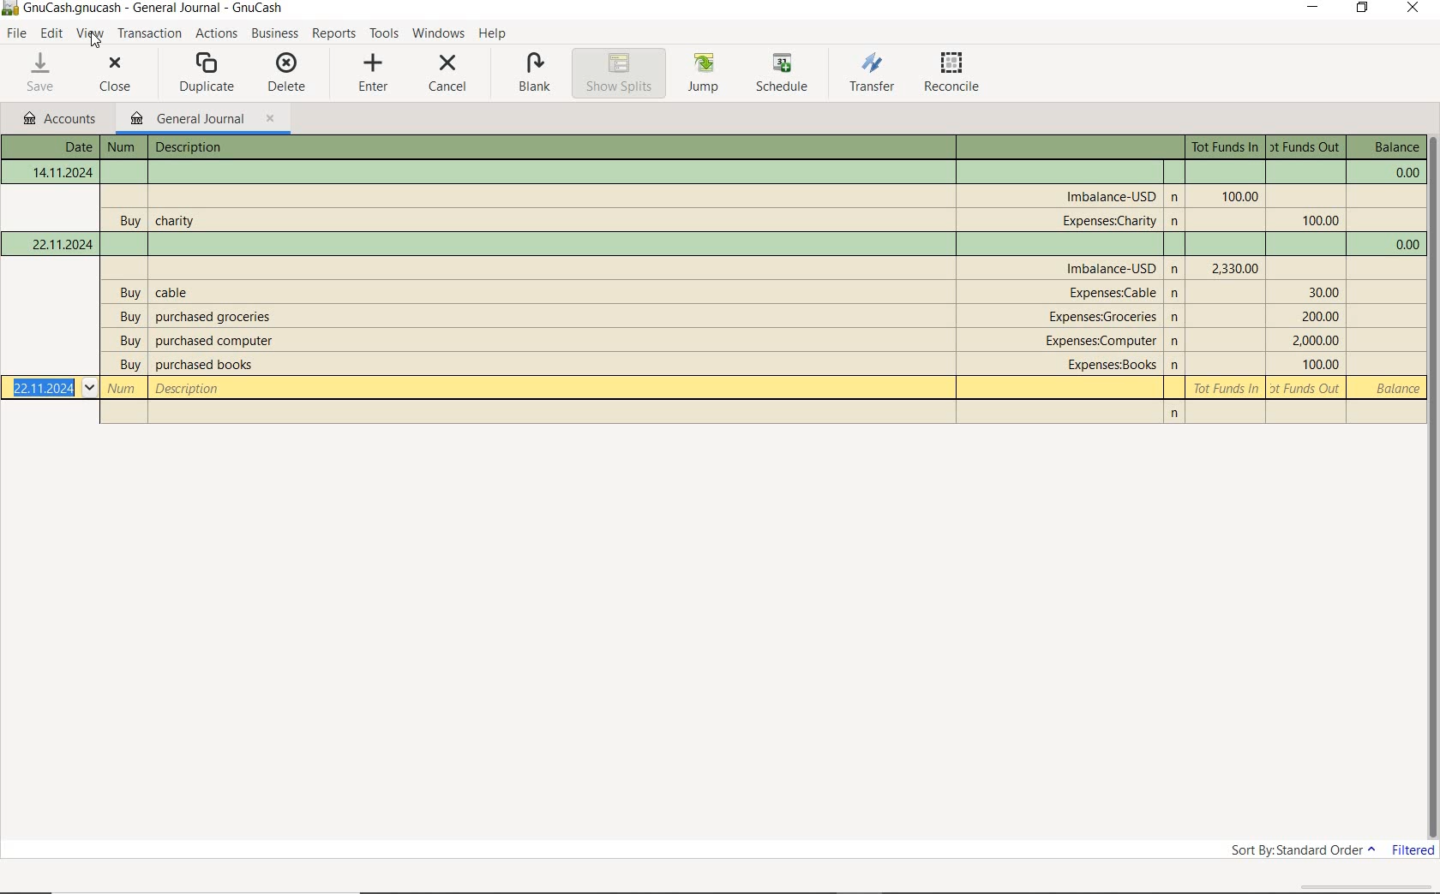  Describe the element at coordinates (70, 146) in the screenshot. I see `Date` at that location.